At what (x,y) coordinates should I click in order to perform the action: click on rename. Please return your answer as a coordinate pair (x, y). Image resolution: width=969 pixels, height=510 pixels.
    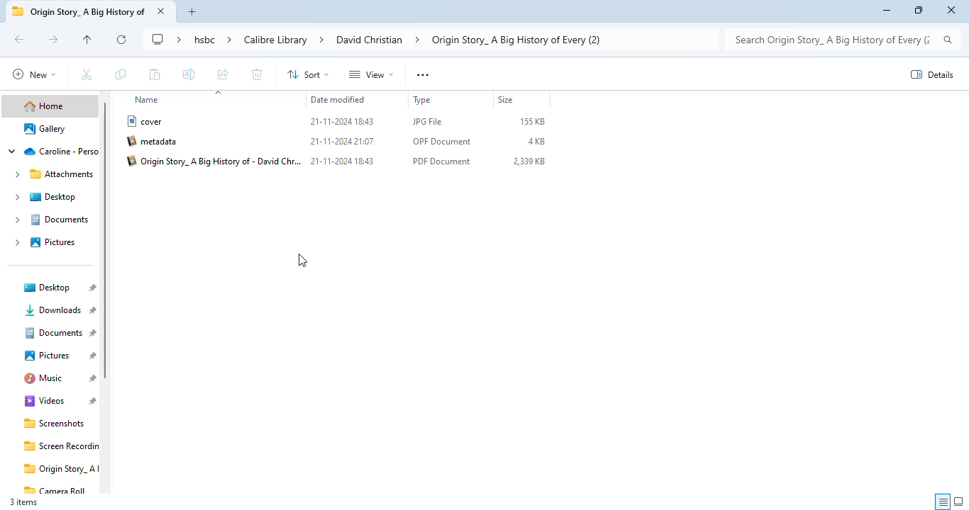
    Looking at the image, I should click on (189, 74).